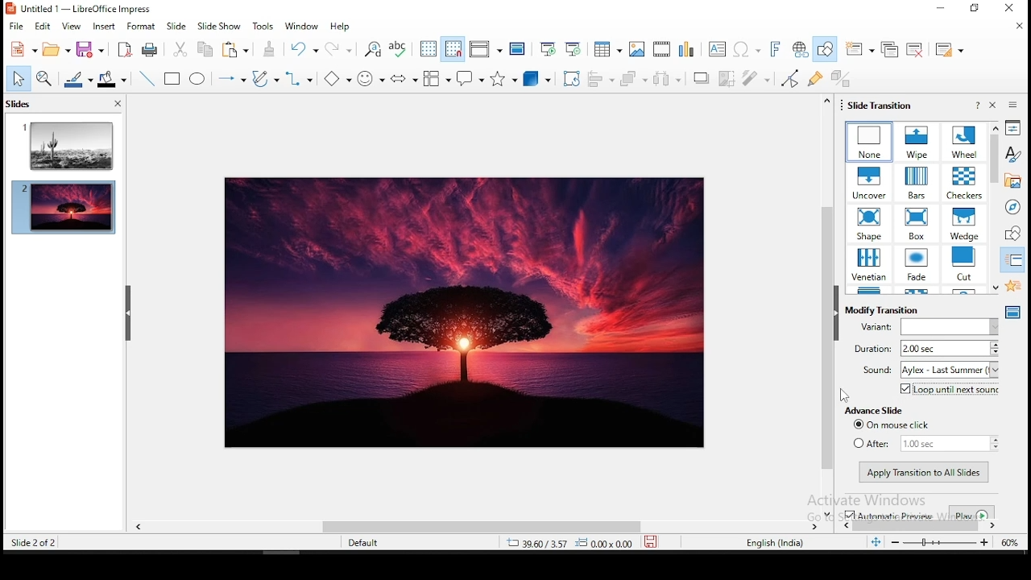  What do you see at coordinates (68, 25) in the screenshot?
I see `view` at bounding box center [68, 25].